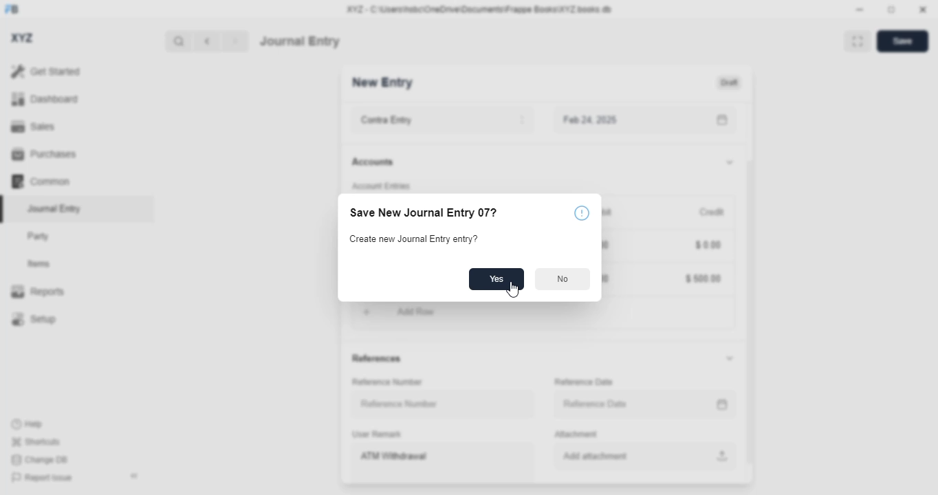 The height and width of the screenshot is (495, 938). Describe the element at coordinates (444, 404) in the screenshot. I see `reference number` at that location.